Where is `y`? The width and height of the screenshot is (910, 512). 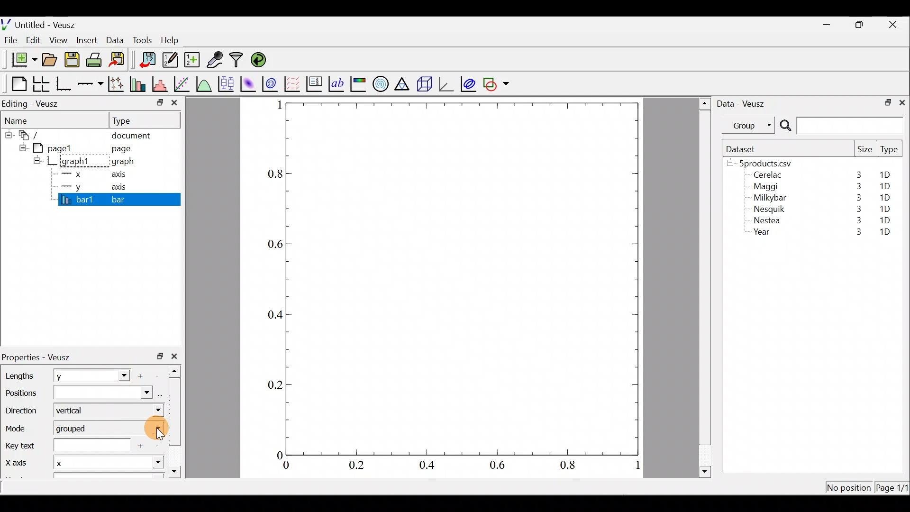
y is located at coordinates (71, 186).